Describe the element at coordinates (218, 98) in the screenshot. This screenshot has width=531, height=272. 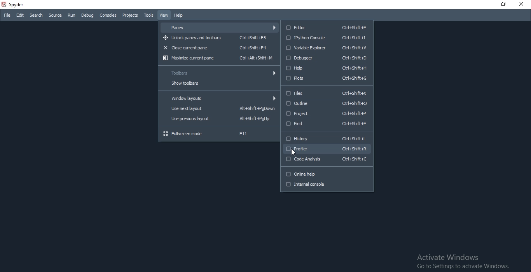
I see `Window layouts` at that location.